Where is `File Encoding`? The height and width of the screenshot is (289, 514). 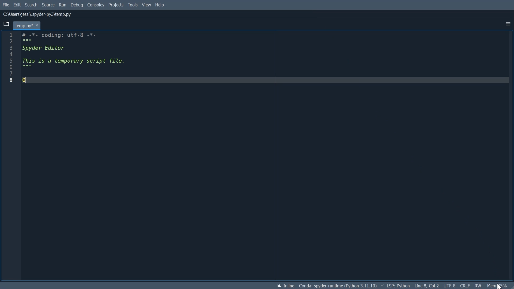 File Encoding is located at coordinates (449, 286).